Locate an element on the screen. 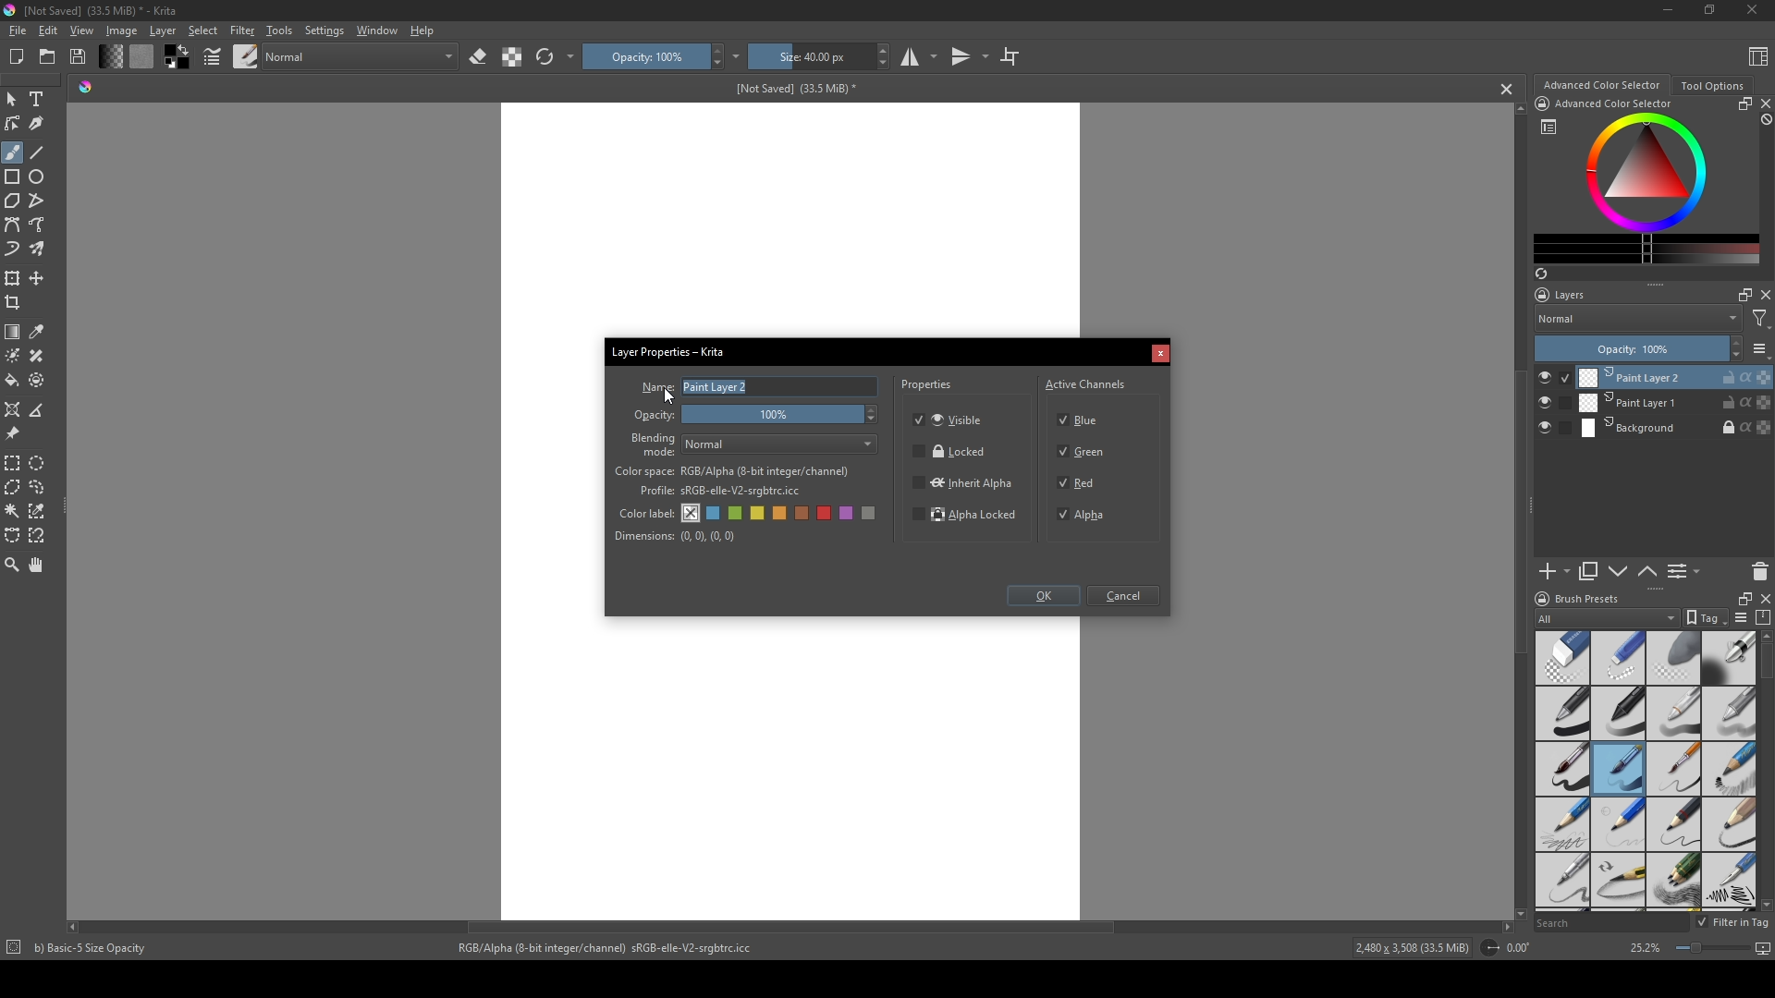 The height and width of the screenshot is (998, 1775). Print Layer 1 is located at coordinates (1675, 404).